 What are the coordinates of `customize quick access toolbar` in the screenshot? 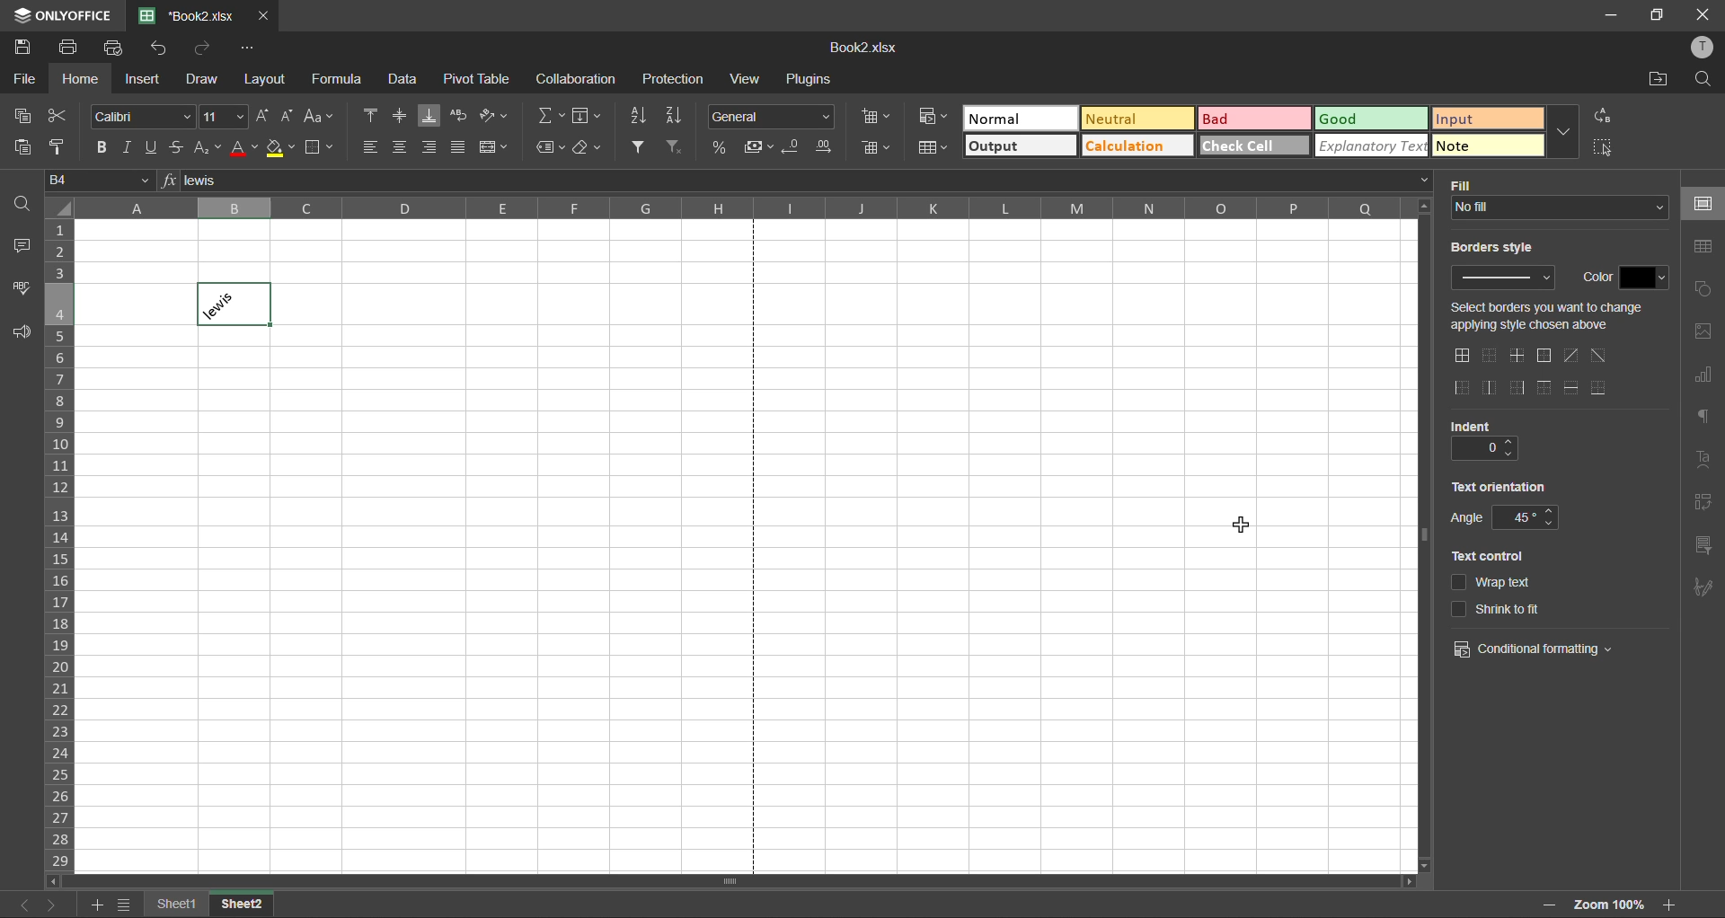 It's located at (250, 49).